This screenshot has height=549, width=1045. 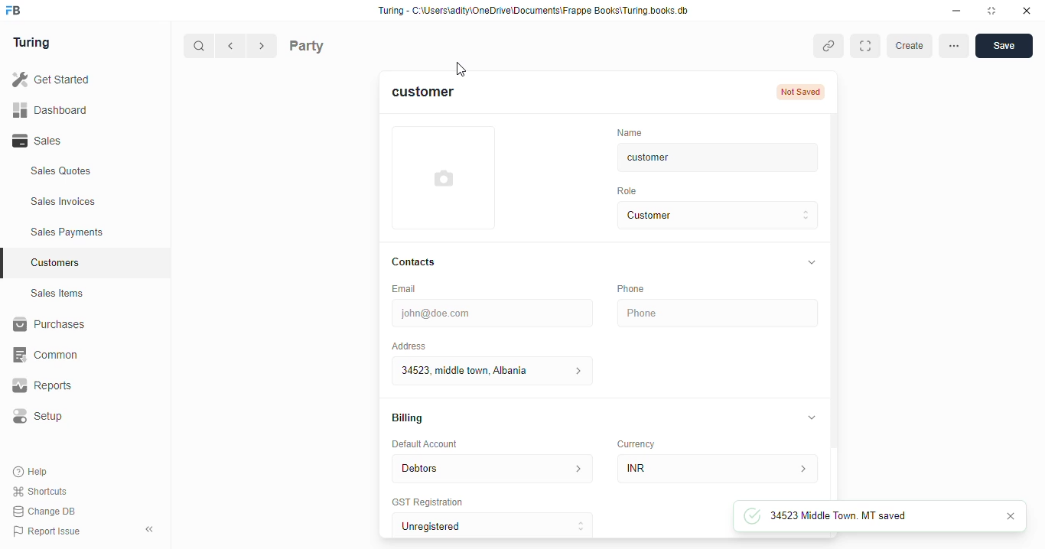 I want to click on go back, so click(x=233, y=47).